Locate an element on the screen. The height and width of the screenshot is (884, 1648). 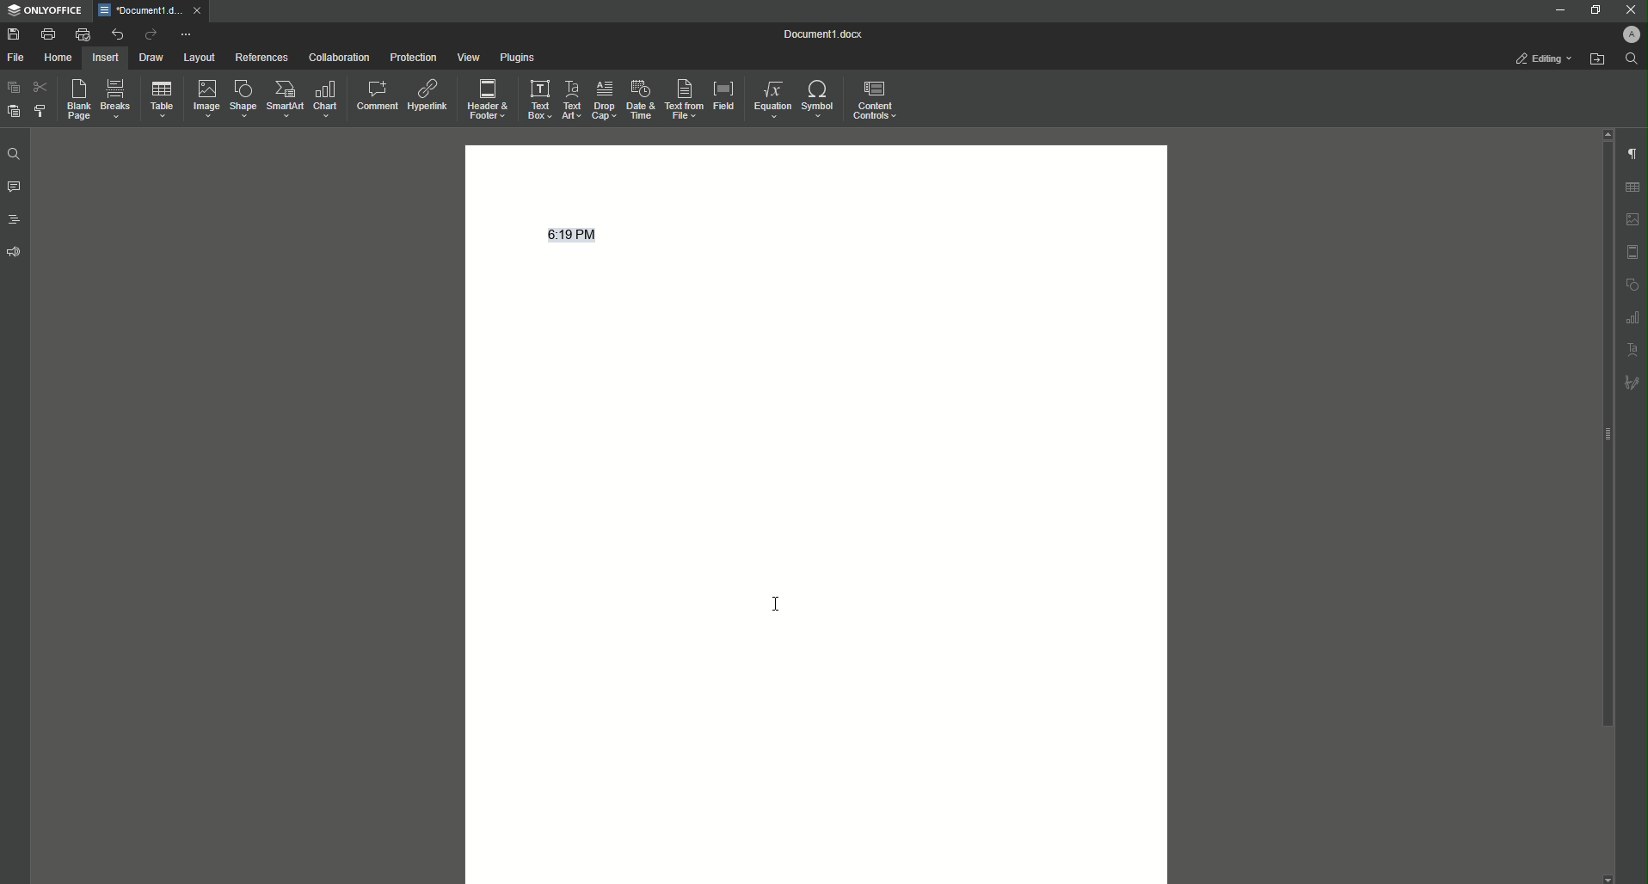
Blank Page is located at coordinates (74, 100).